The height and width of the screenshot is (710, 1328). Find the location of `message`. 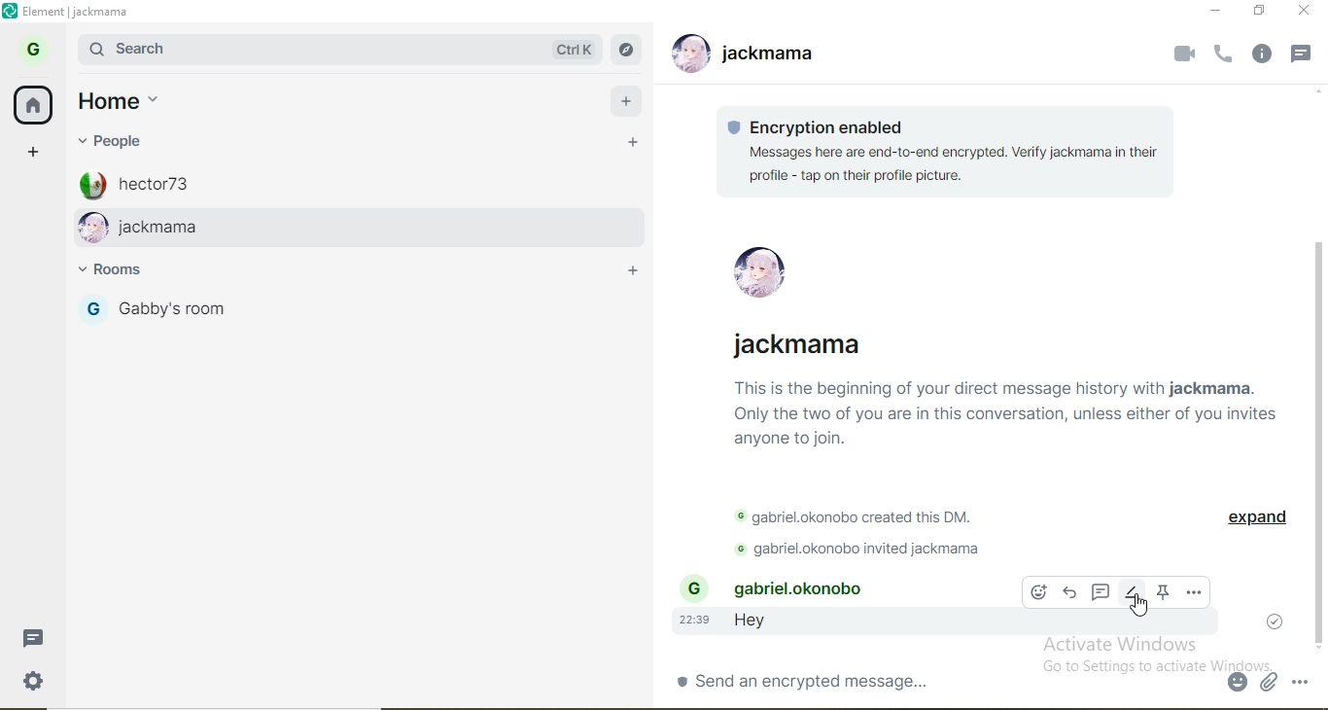

message is located at coordinates (1302, 55).